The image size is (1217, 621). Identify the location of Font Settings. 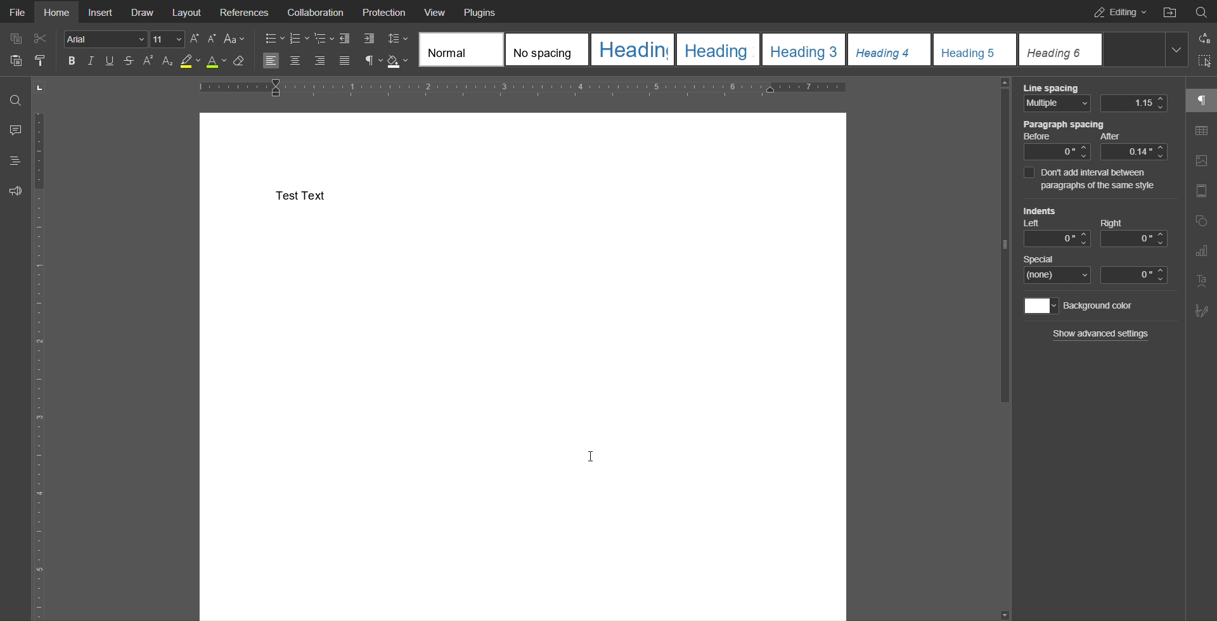
(124, 39).